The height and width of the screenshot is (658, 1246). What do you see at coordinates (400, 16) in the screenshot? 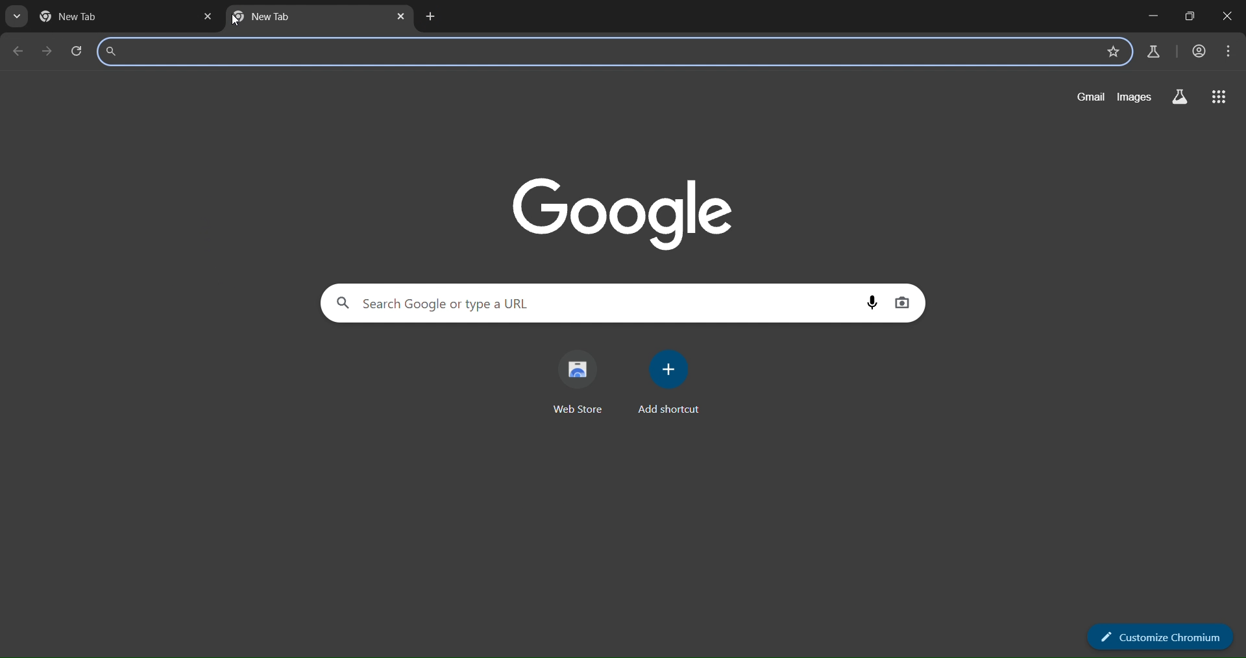
I see `close tab` at bounding box center [400, 16].